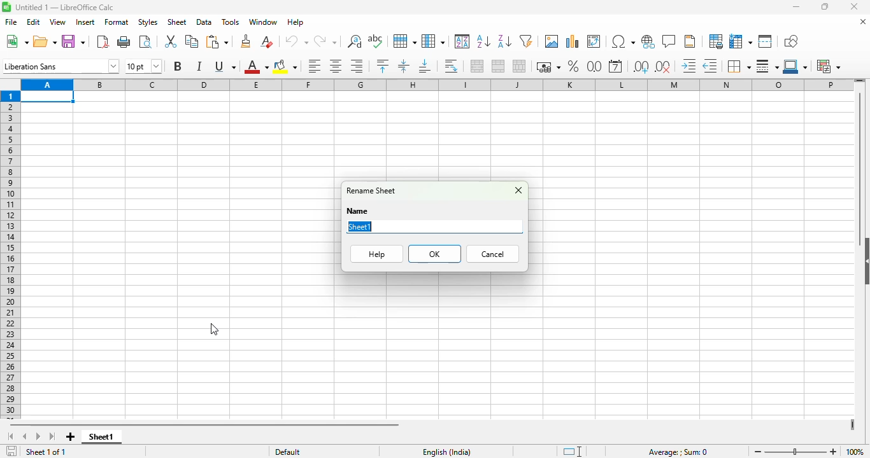  Describe the element at coordinates (438, 84) in the screenshot. I see `columns` at that location.